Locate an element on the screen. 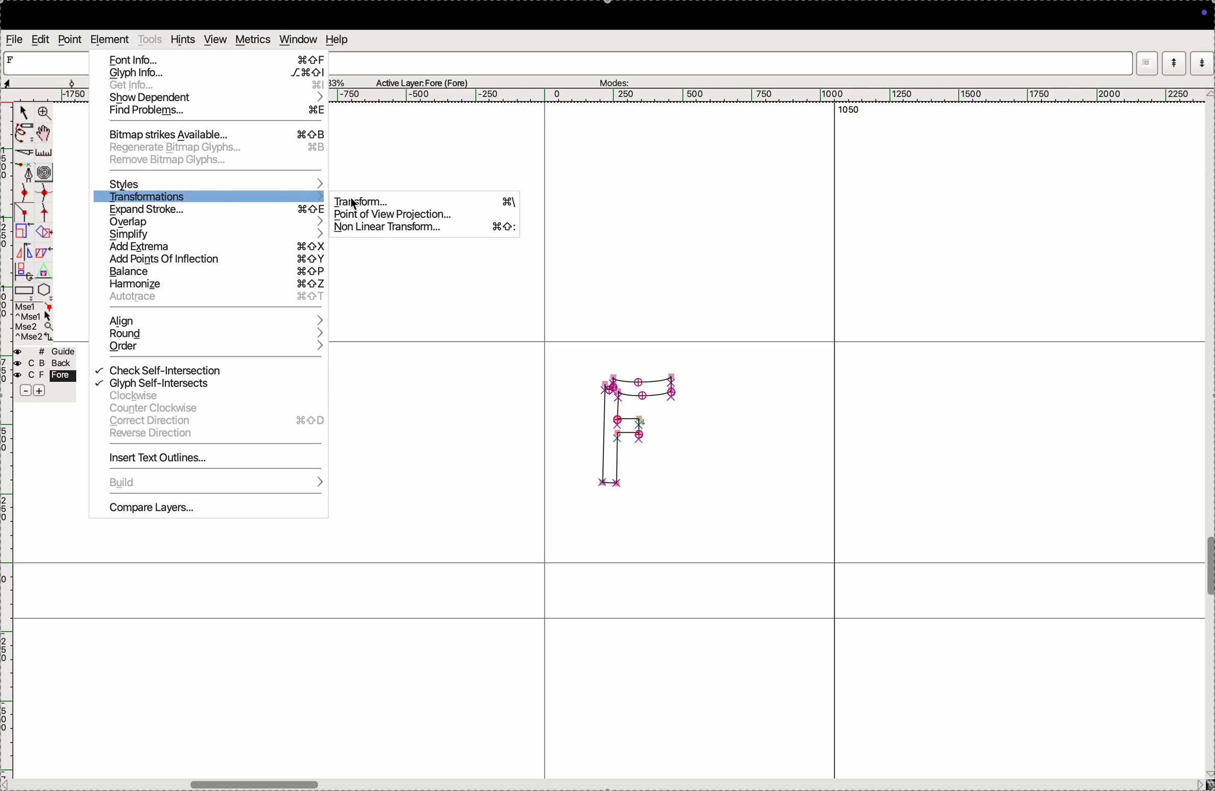 The image size is (1215, 791). harmonize is located at coordinates (213, 285).